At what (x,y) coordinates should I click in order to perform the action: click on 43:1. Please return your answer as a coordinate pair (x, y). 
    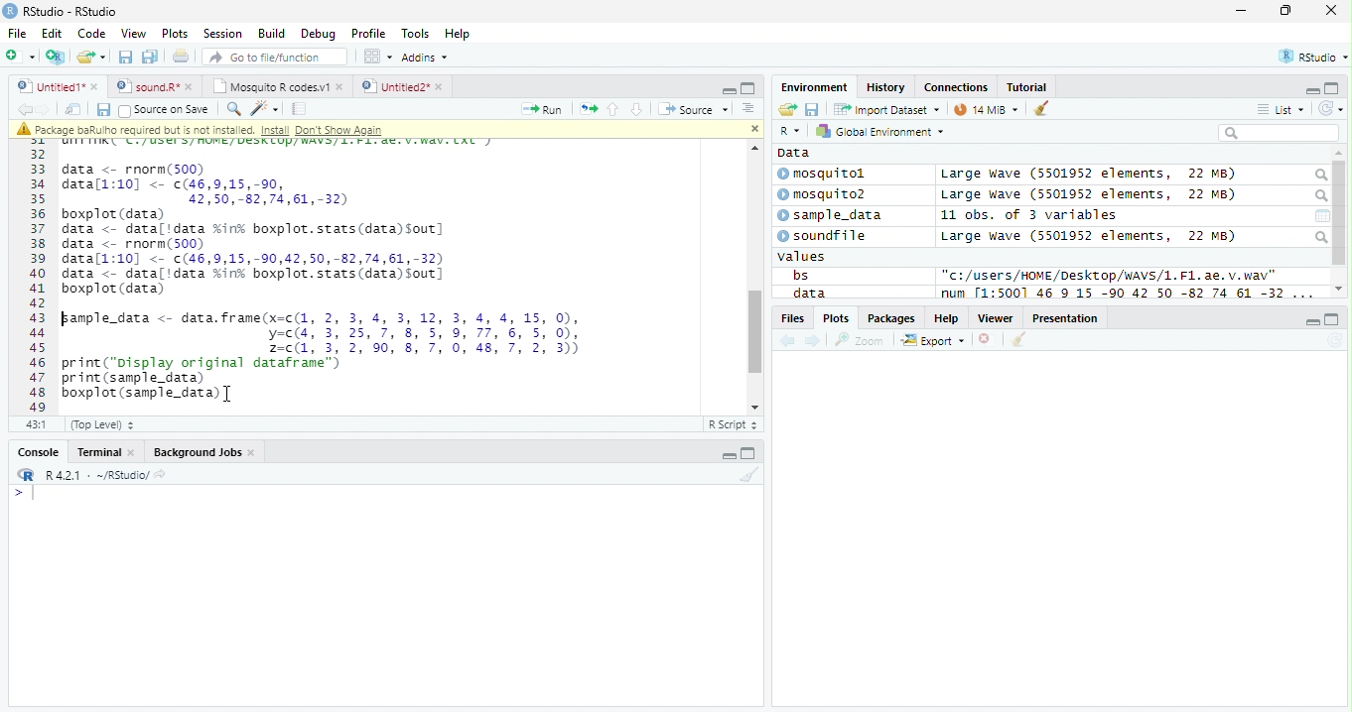
    Looking at the image, I should click on (36, 423).